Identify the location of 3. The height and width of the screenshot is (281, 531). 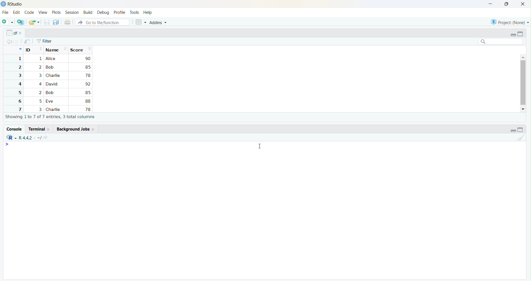
(19, 76).